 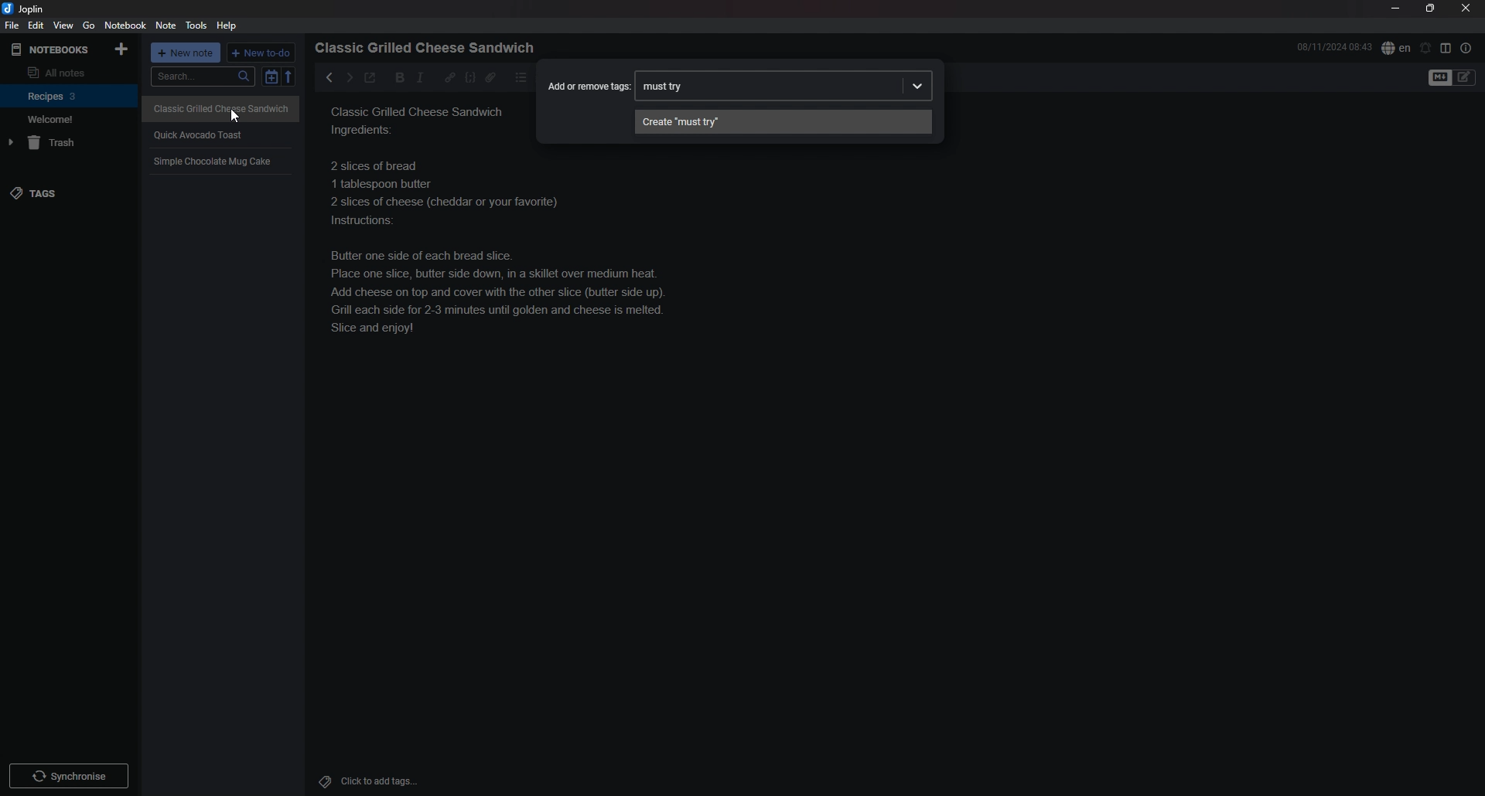 What do you see at coordinates (521, 77) in the screenshot?
I see `bullet list` at bounding box center [521, 77].